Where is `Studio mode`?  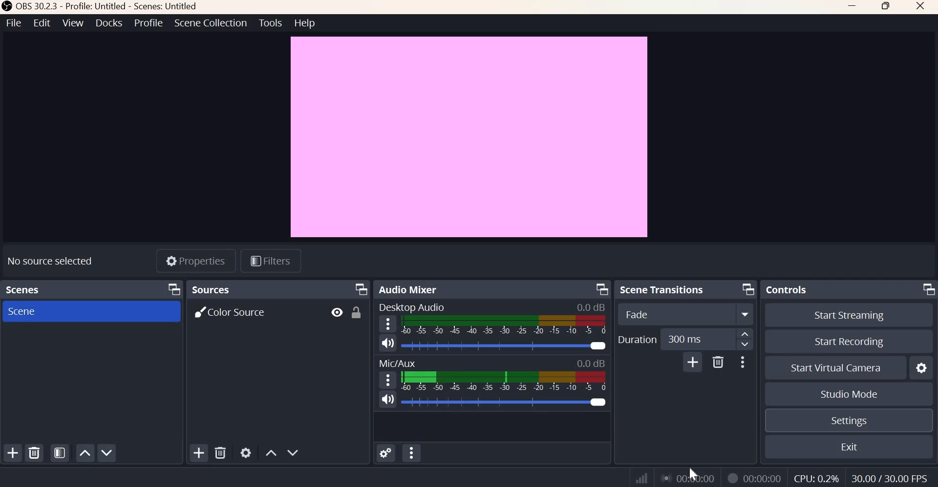
Studio mode is located at coordinates (848, 395).